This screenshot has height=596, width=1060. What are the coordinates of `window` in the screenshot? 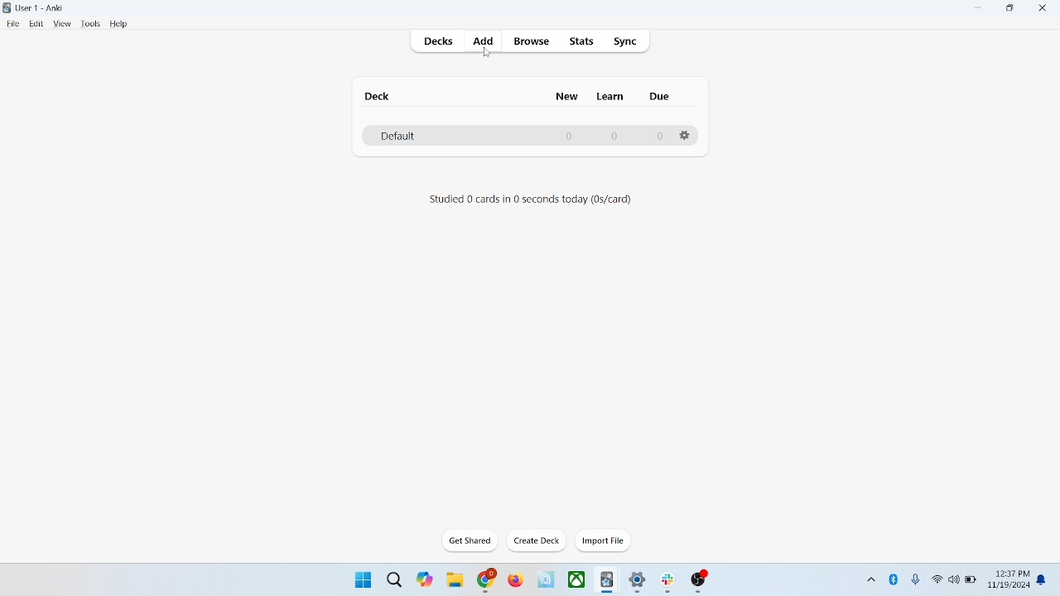 It's located at (361, 579).